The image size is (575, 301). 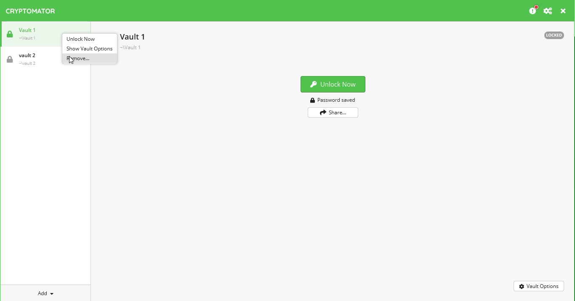 I want to click on show vault options, so click(x=89, y=48).